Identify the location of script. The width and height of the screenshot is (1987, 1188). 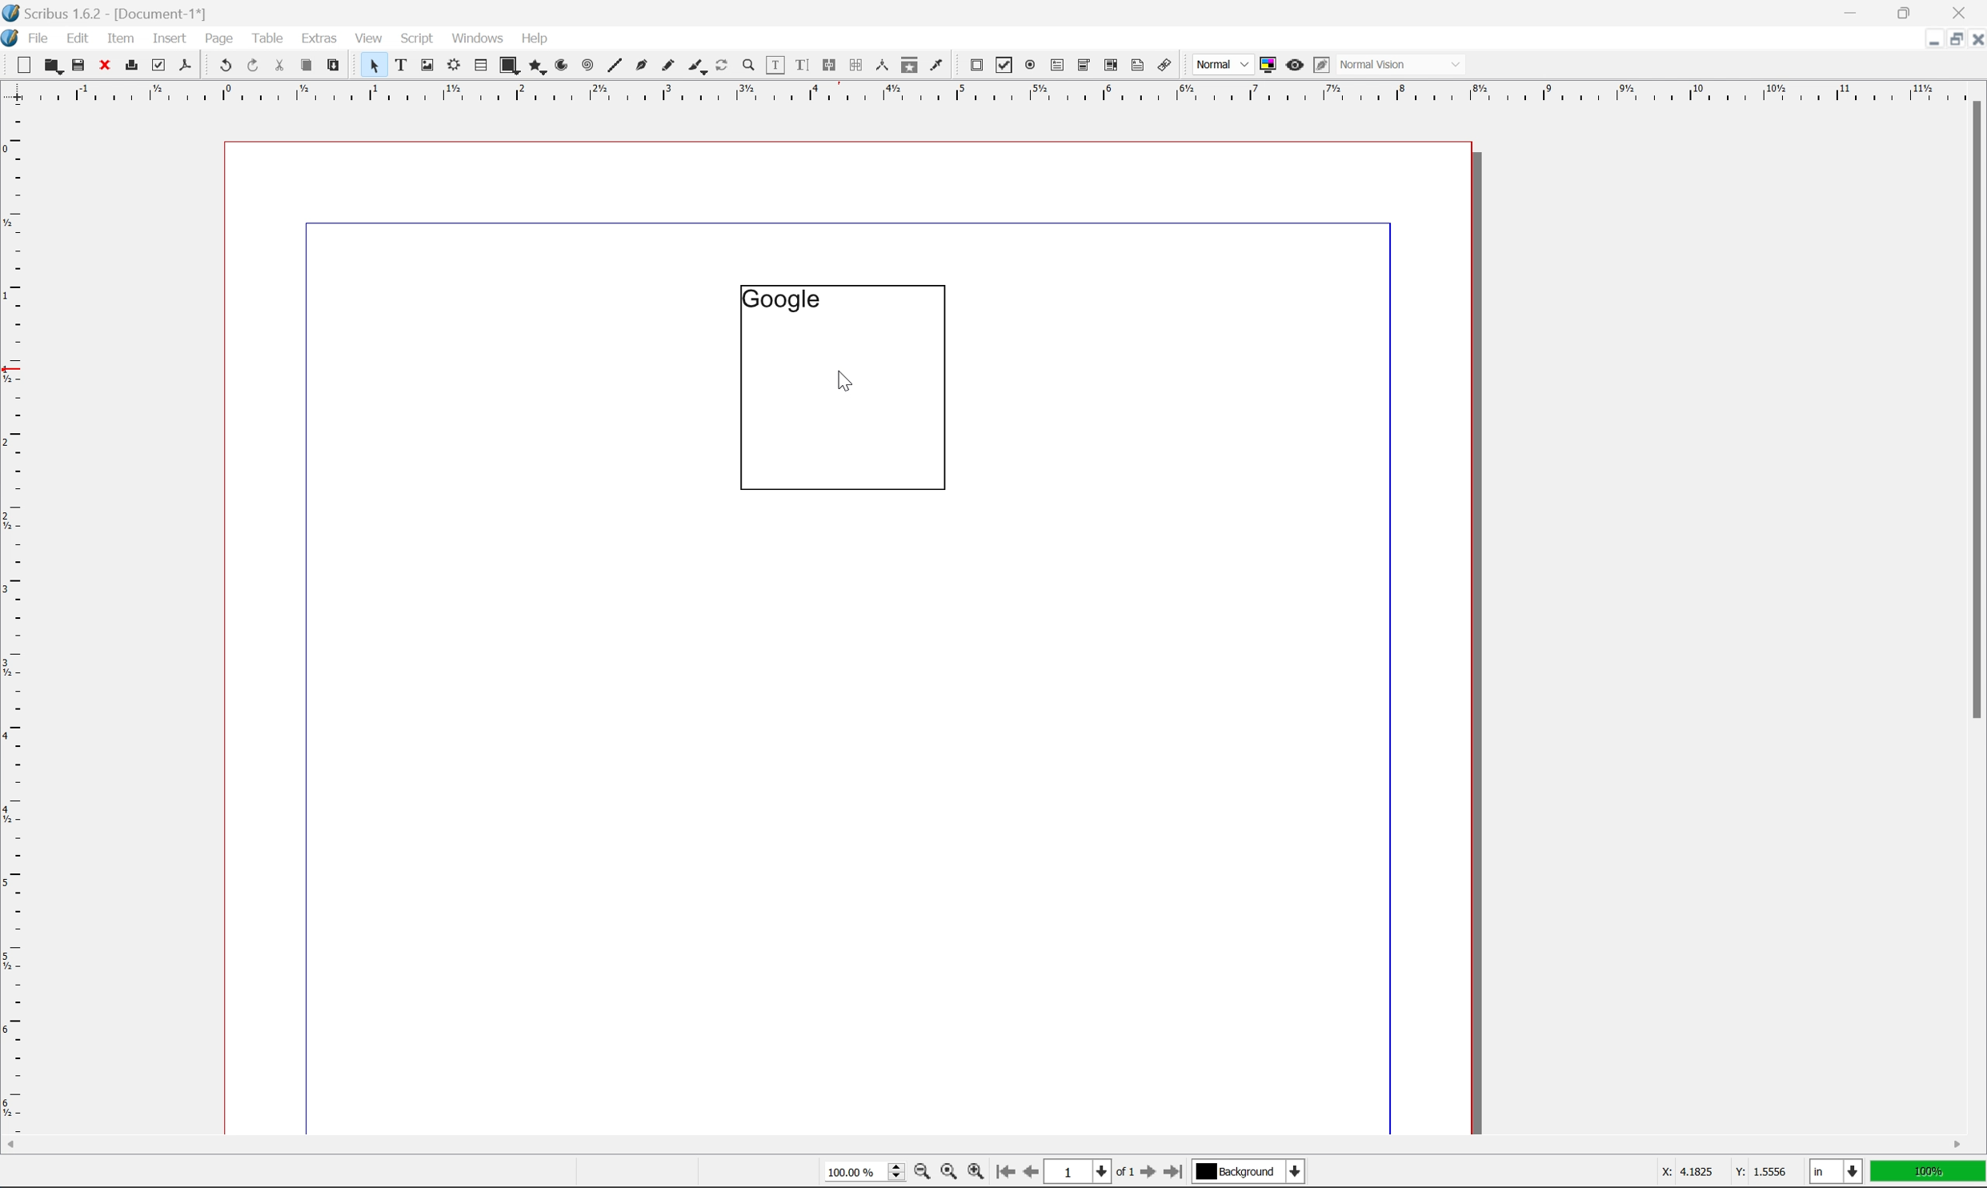
(417, 38).